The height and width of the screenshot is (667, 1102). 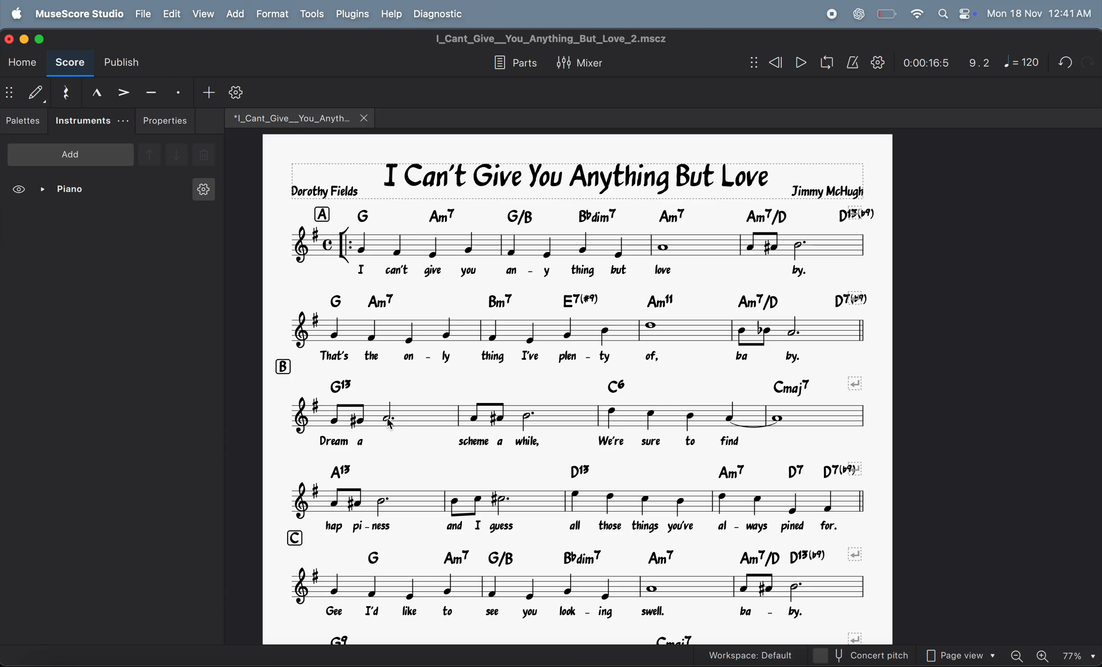 What do you see at coordinates (801, 63) in the screenshot?
I see `play` at bounding box center [801, 63].